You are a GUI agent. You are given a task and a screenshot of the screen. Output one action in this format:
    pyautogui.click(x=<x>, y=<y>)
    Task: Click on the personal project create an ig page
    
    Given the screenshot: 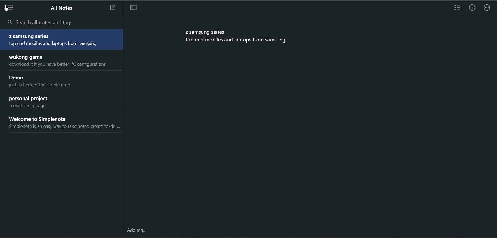 What is the action you would take?
    pyautogui.click(x=63, y=102)
    